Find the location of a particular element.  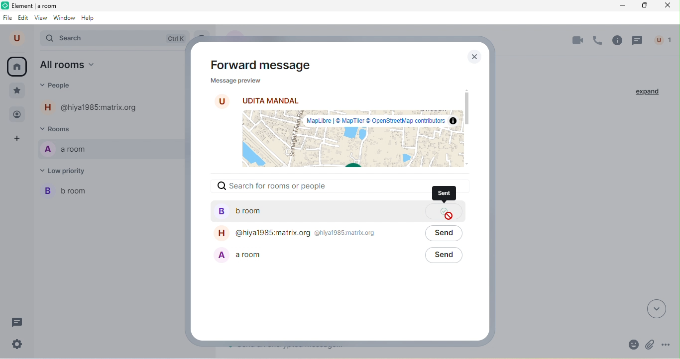

verticals scroll bar is located at coordinates (467, 120).